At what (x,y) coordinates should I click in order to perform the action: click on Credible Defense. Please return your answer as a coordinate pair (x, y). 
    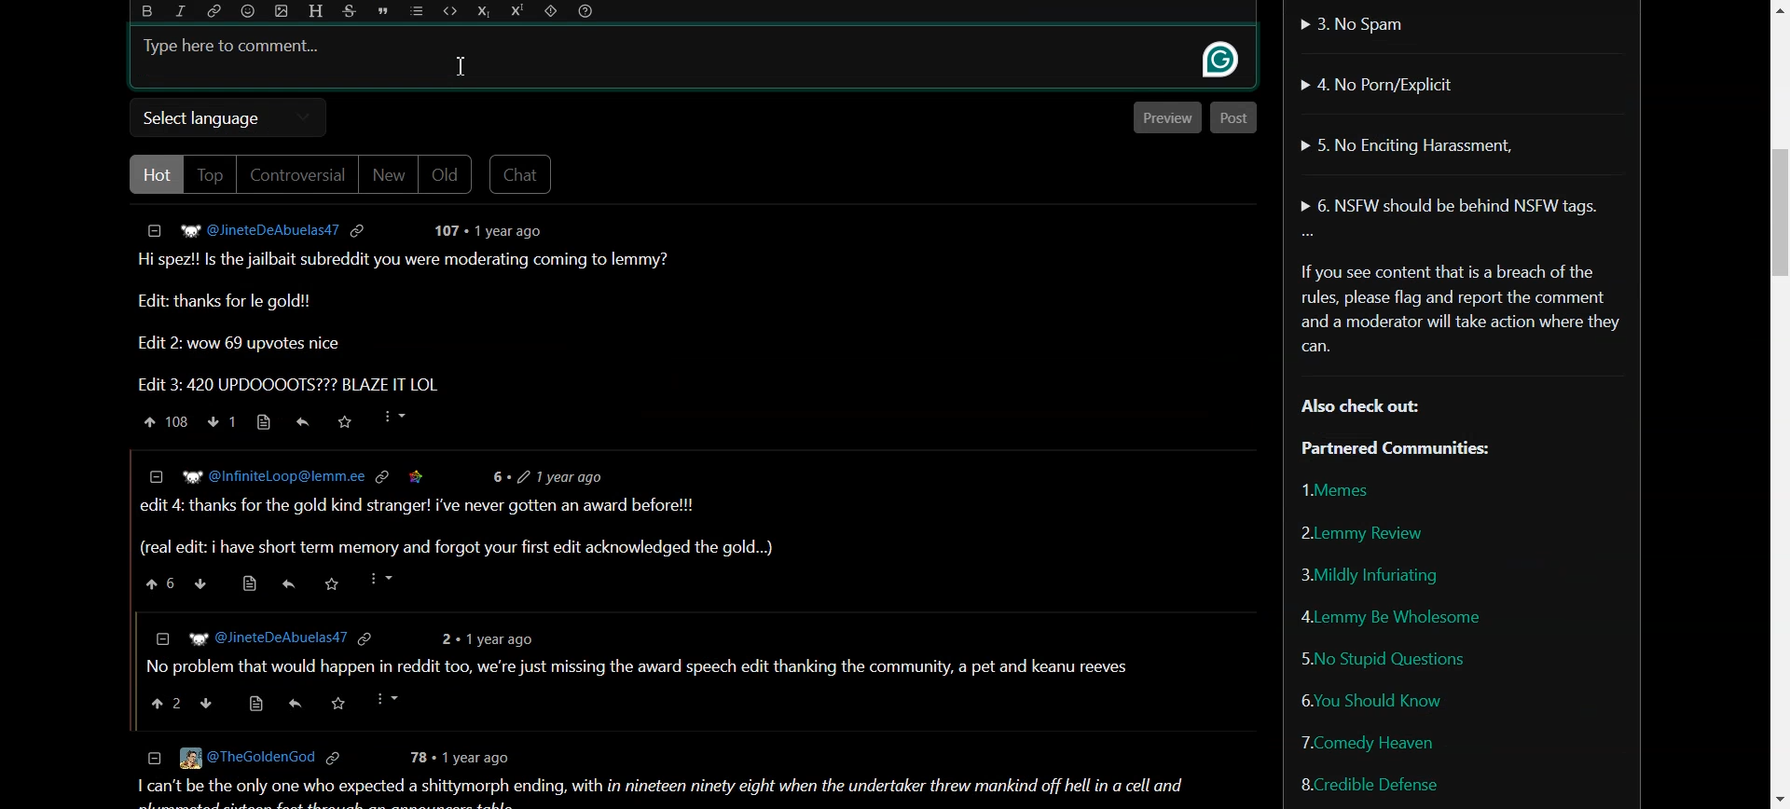
    Looking at the image, I should click on (1364, 783).